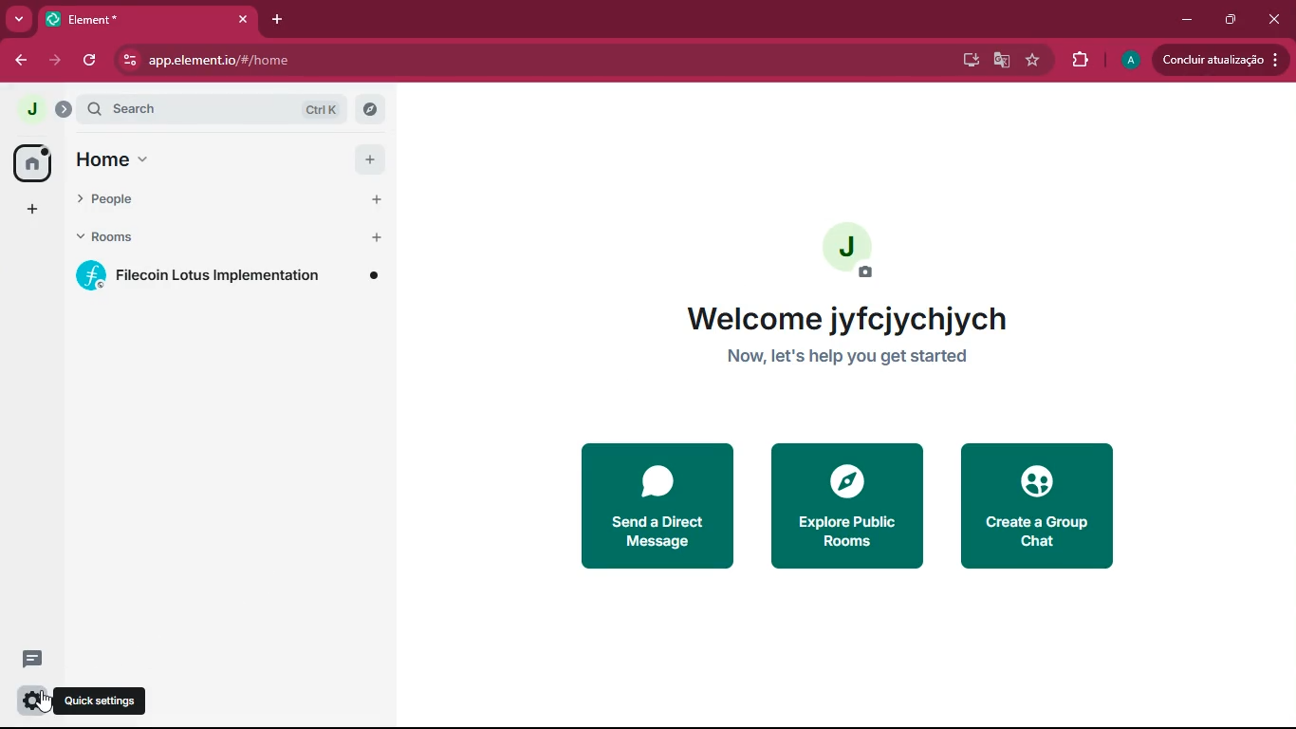 The width and height of the screenshot is (1296, 729). What do you see at coordinates (862, 319) in the screenshot?
I see `welcome jyfcjychjych` at bounding box center [862, 319].